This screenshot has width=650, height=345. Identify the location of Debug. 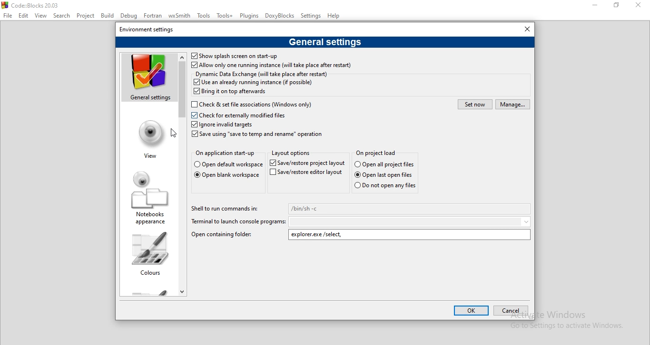
(128, 16).